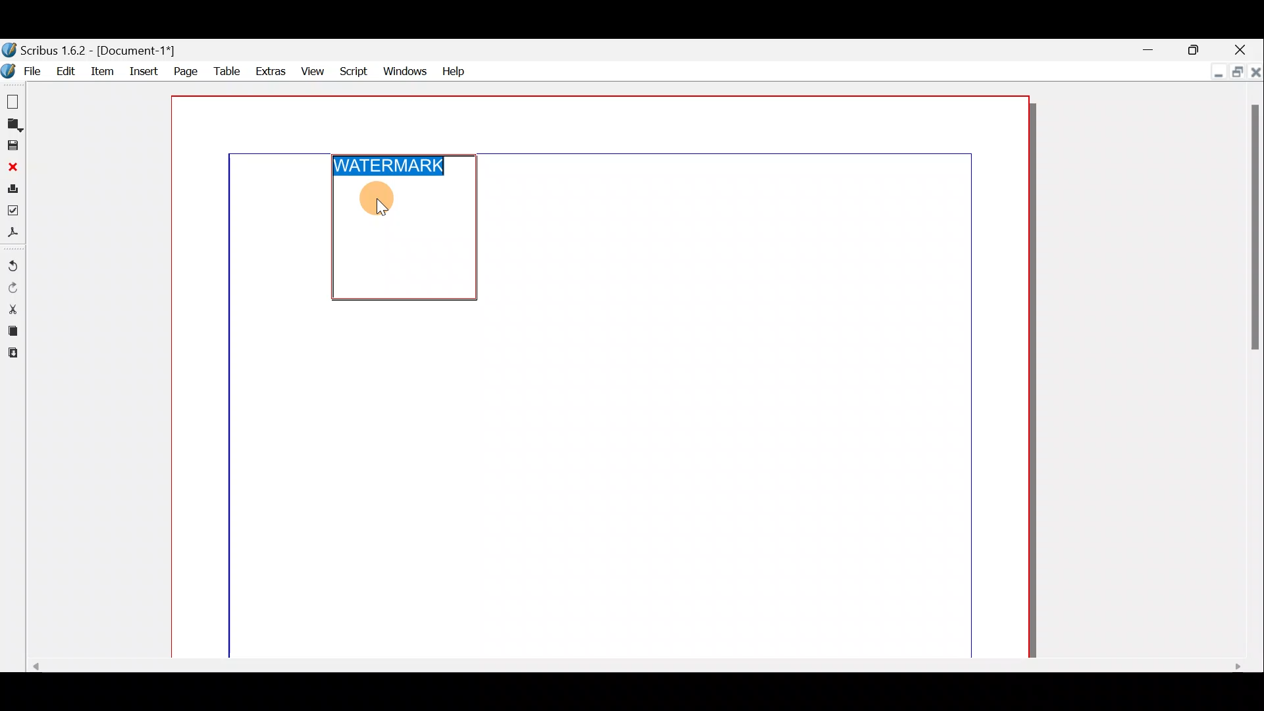 The height and width of the screenshot is (711, 1264). I want to click on Close, so click(12, 167).